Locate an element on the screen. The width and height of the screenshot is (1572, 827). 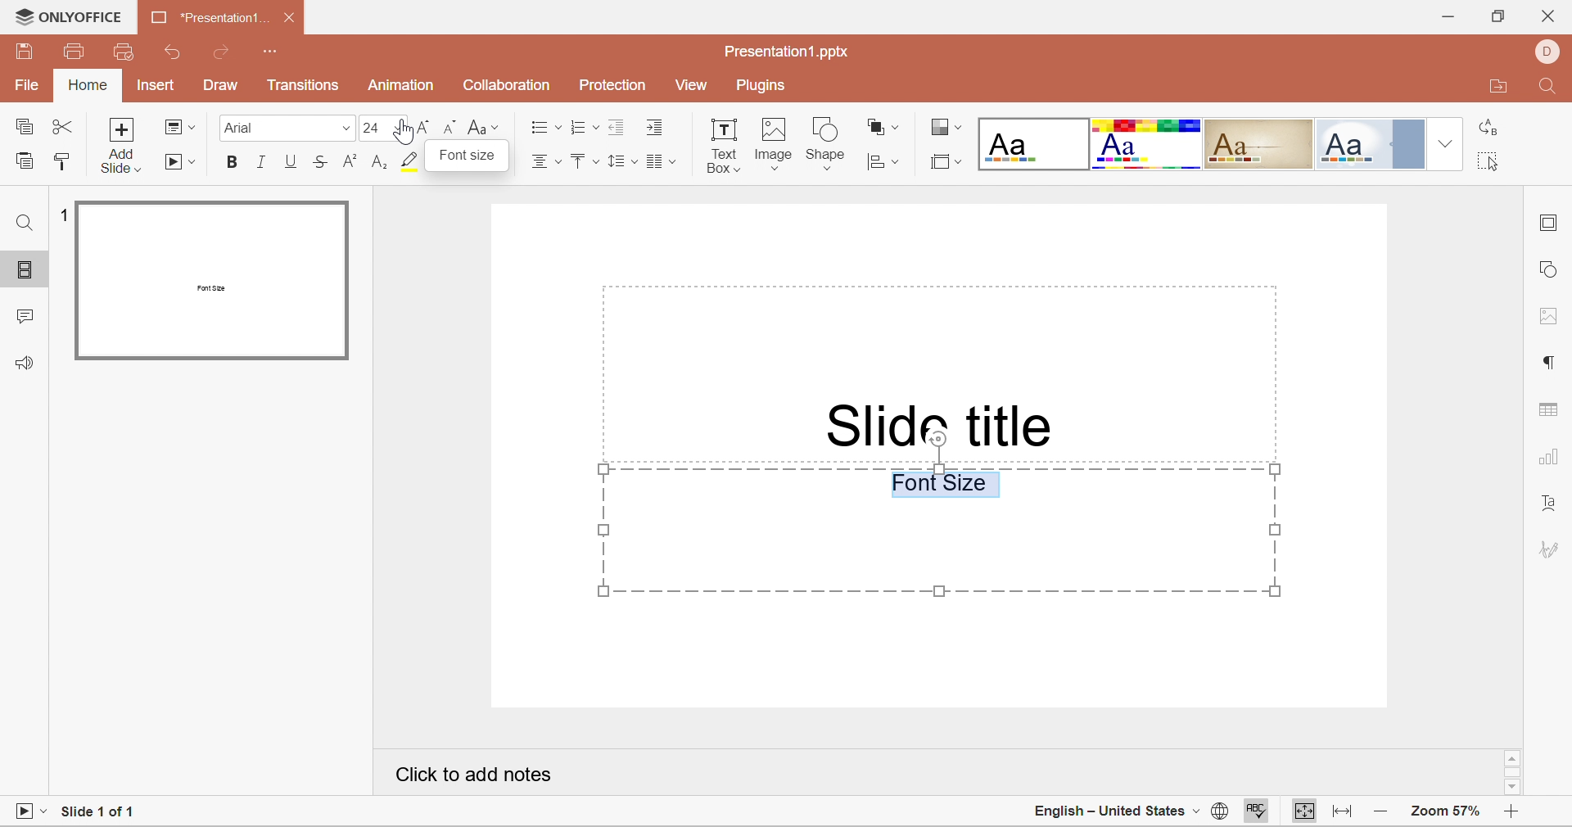
Start slideshow is located at coordinates (28, 811).